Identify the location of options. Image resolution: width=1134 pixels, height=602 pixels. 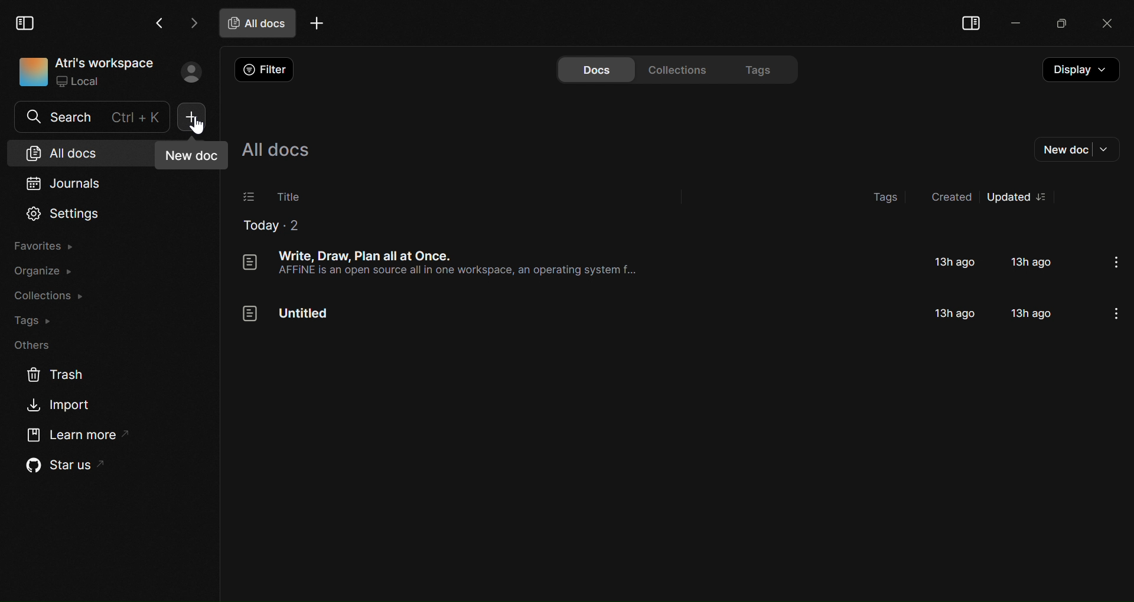
(1047, 197).